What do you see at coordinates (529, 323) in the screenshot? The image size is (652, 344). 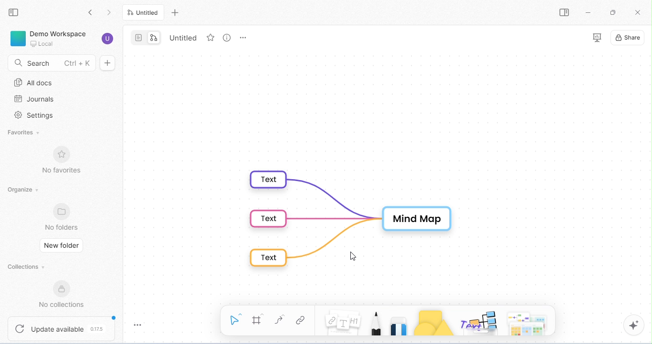 I see `Arrows, Cheeky piggles, paper and more` at bounding box center [529, 323].